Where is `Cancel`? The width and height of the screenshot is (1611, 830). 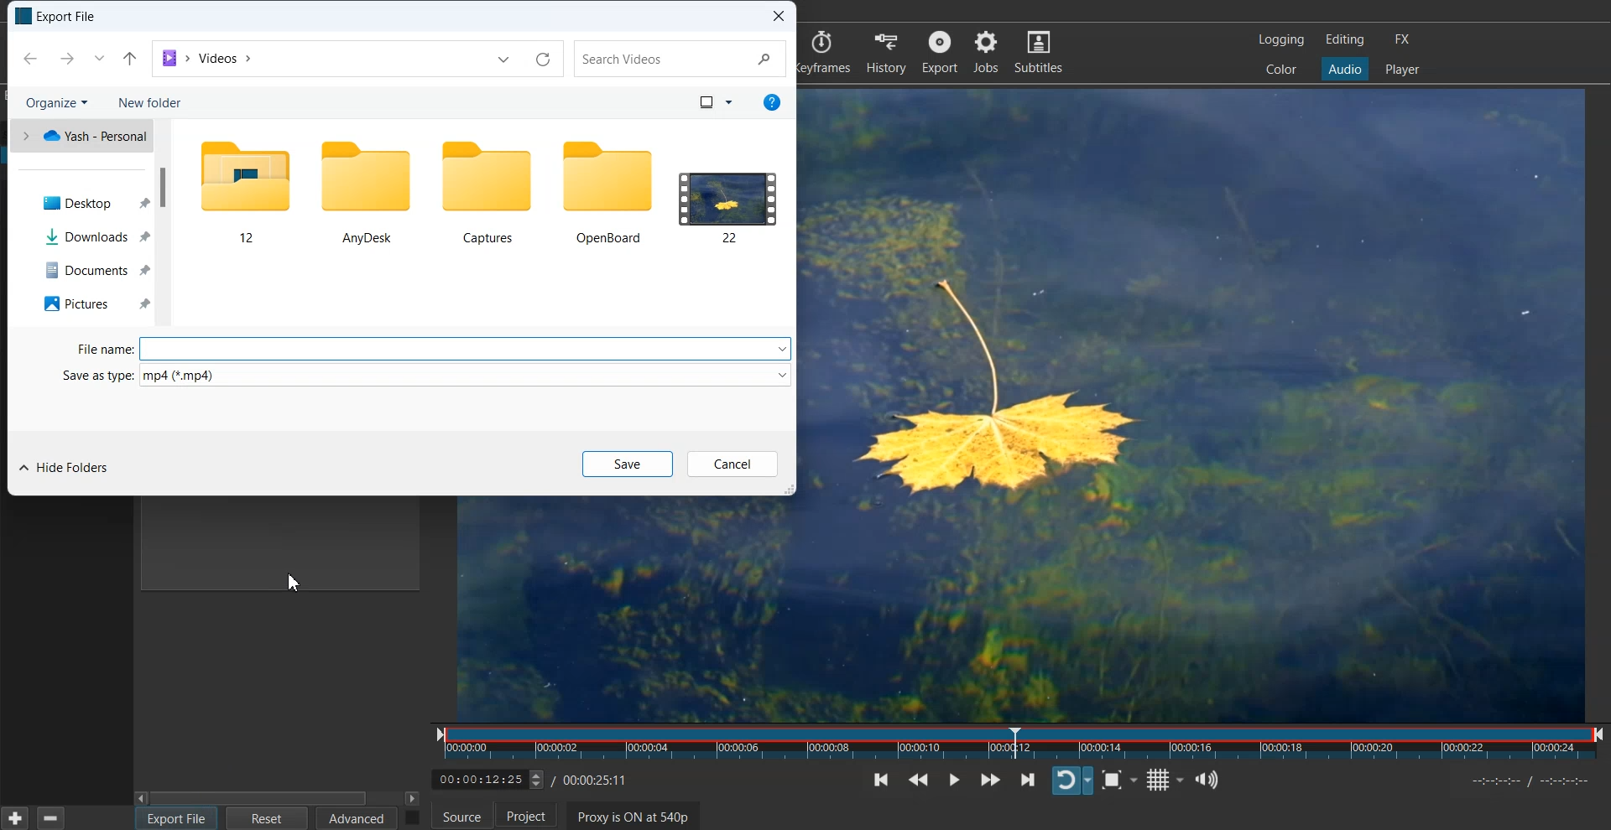
Cancel is located at coordinates (733, 464).